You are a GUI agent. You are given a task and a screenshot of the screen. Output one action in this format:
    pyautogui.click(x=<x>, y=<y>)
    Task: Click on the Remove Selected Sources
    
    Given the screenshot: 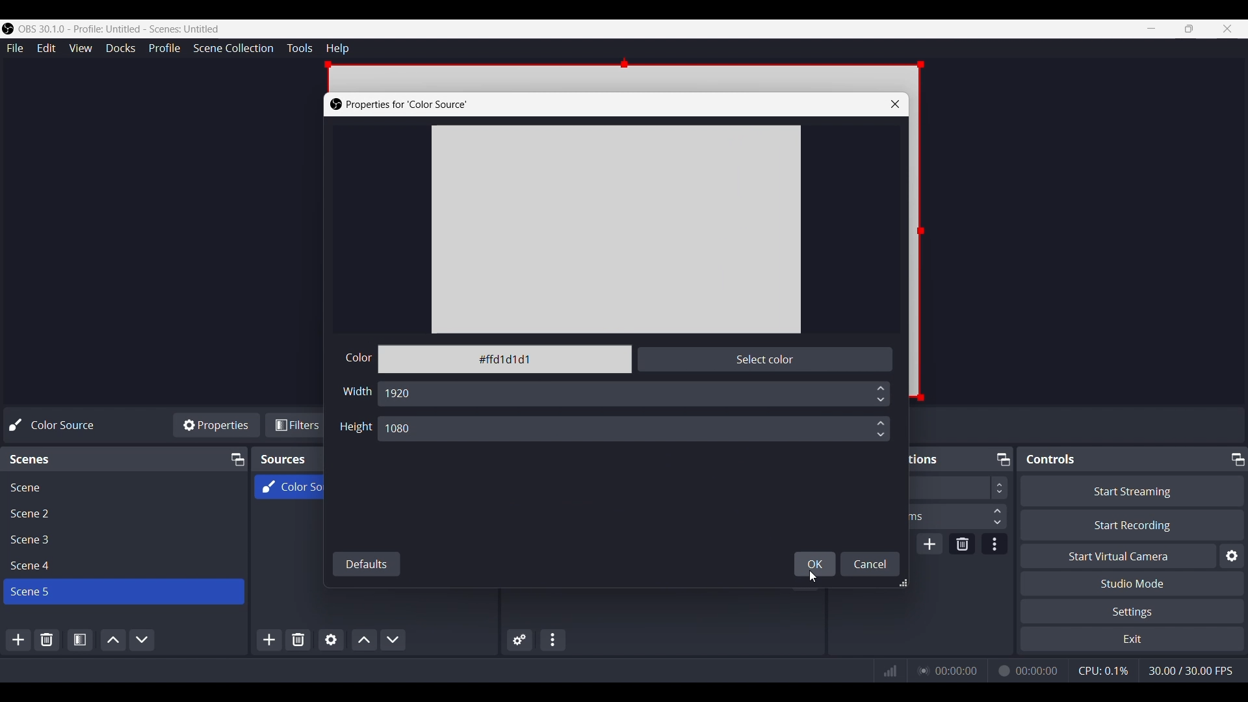 What is the action you would take?
    pyautogui.click(x=297, y=640)
    